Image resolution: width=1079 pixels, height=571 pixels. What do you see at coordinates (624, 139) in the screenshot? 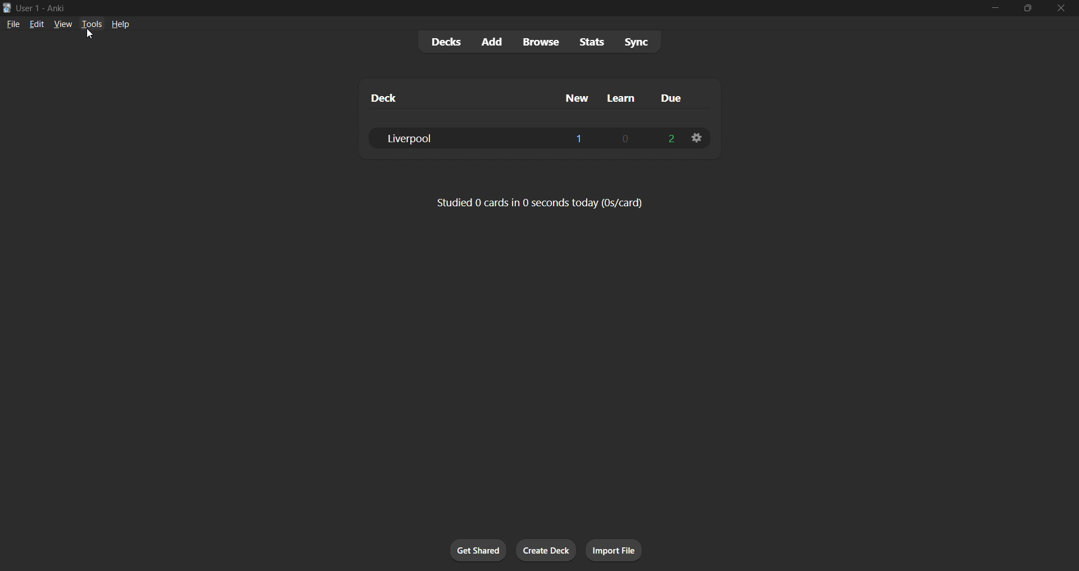
I see `0` at bounding box center [624, 139].